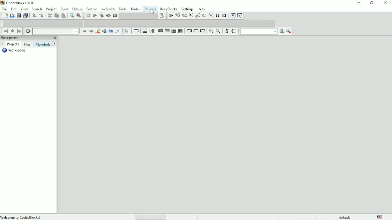  What do you see at coordinates (88, 15) in the screenshot?
I see `Build` at bounding box center [88, 15].